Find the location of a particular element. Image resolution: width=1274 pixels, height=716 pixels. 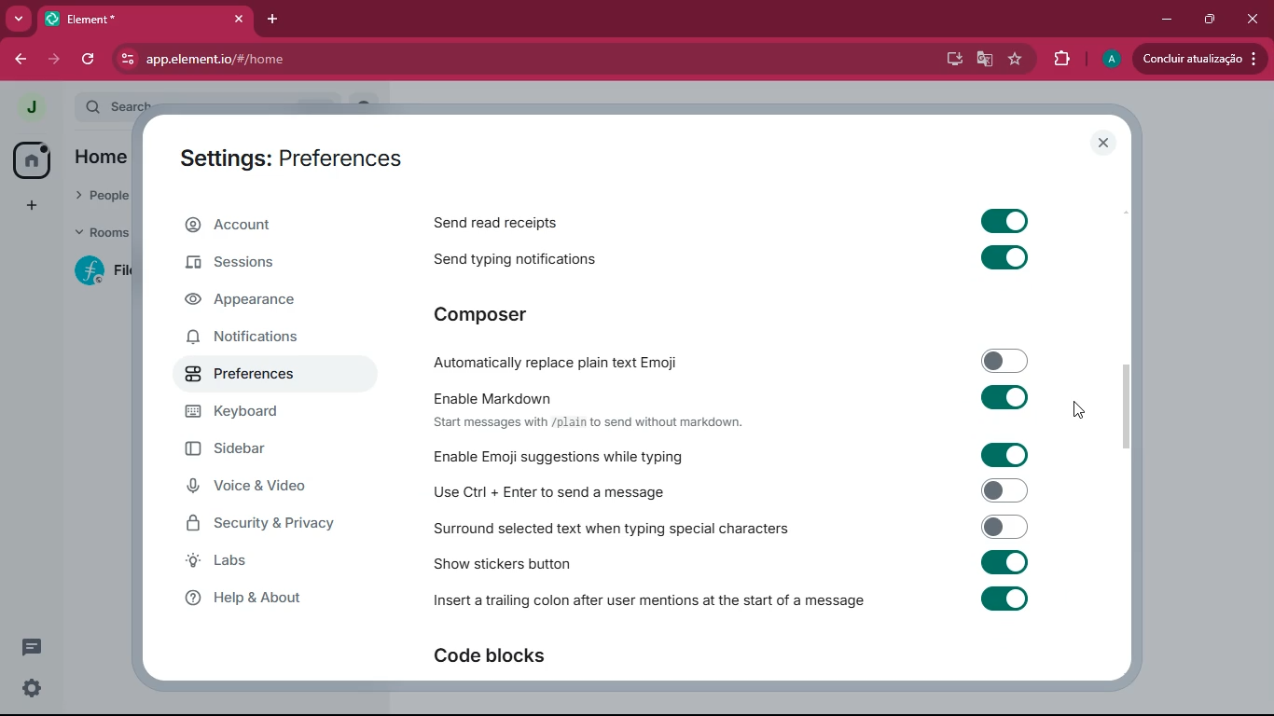

enable emoji is located at coordinates (560, 456).